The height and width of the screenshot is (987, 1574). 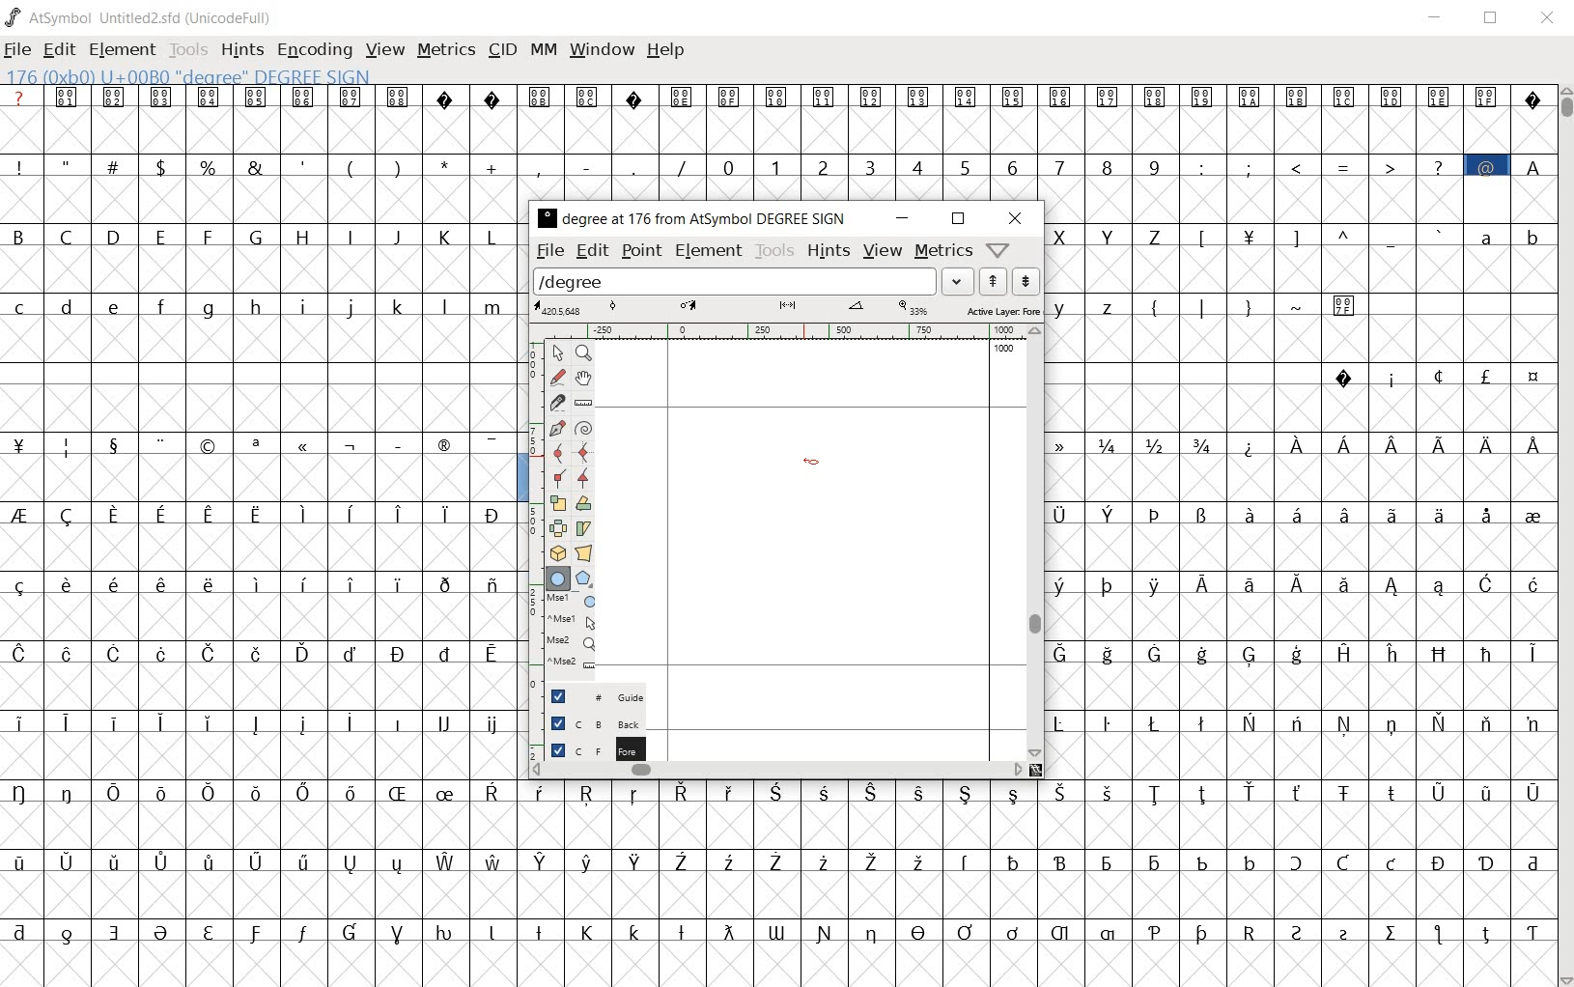 What do you see at coordinates (123, 49) in the screenshot?
I see `element` at bounding box center [123, 49].